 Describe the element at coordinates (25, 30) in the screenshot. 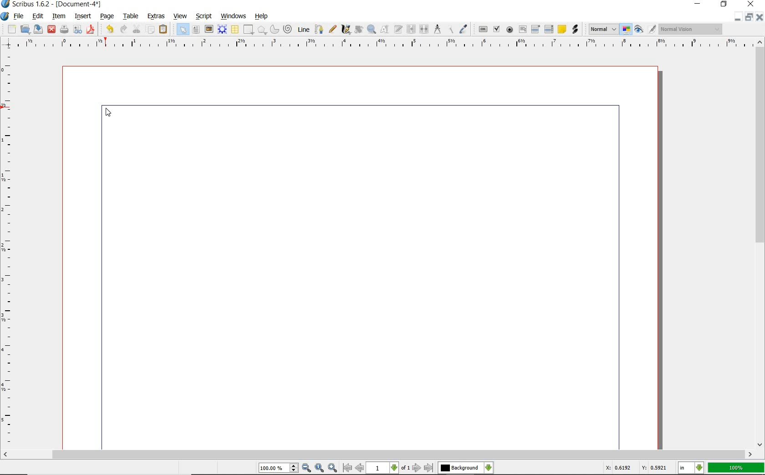

I see `open` at that location.